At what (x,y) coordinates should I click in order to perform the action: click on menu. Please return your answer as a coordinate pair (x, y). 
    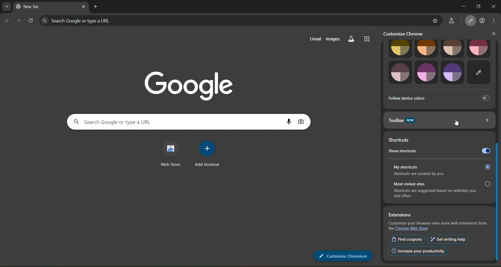
    Looking at the image, I should click on (494, 20).